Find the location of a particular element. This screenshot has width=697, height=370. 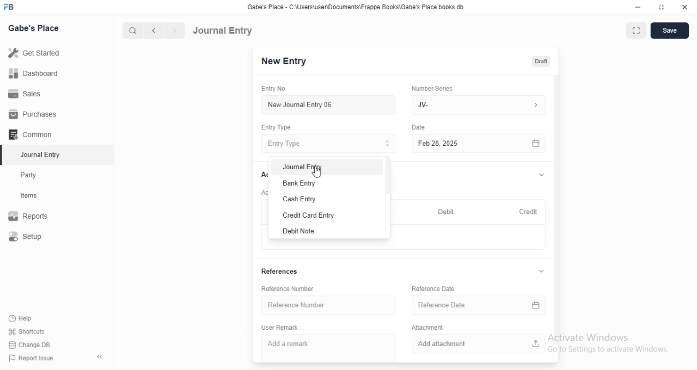

Feb 28, 2025 is located at coordinates (468, 143).